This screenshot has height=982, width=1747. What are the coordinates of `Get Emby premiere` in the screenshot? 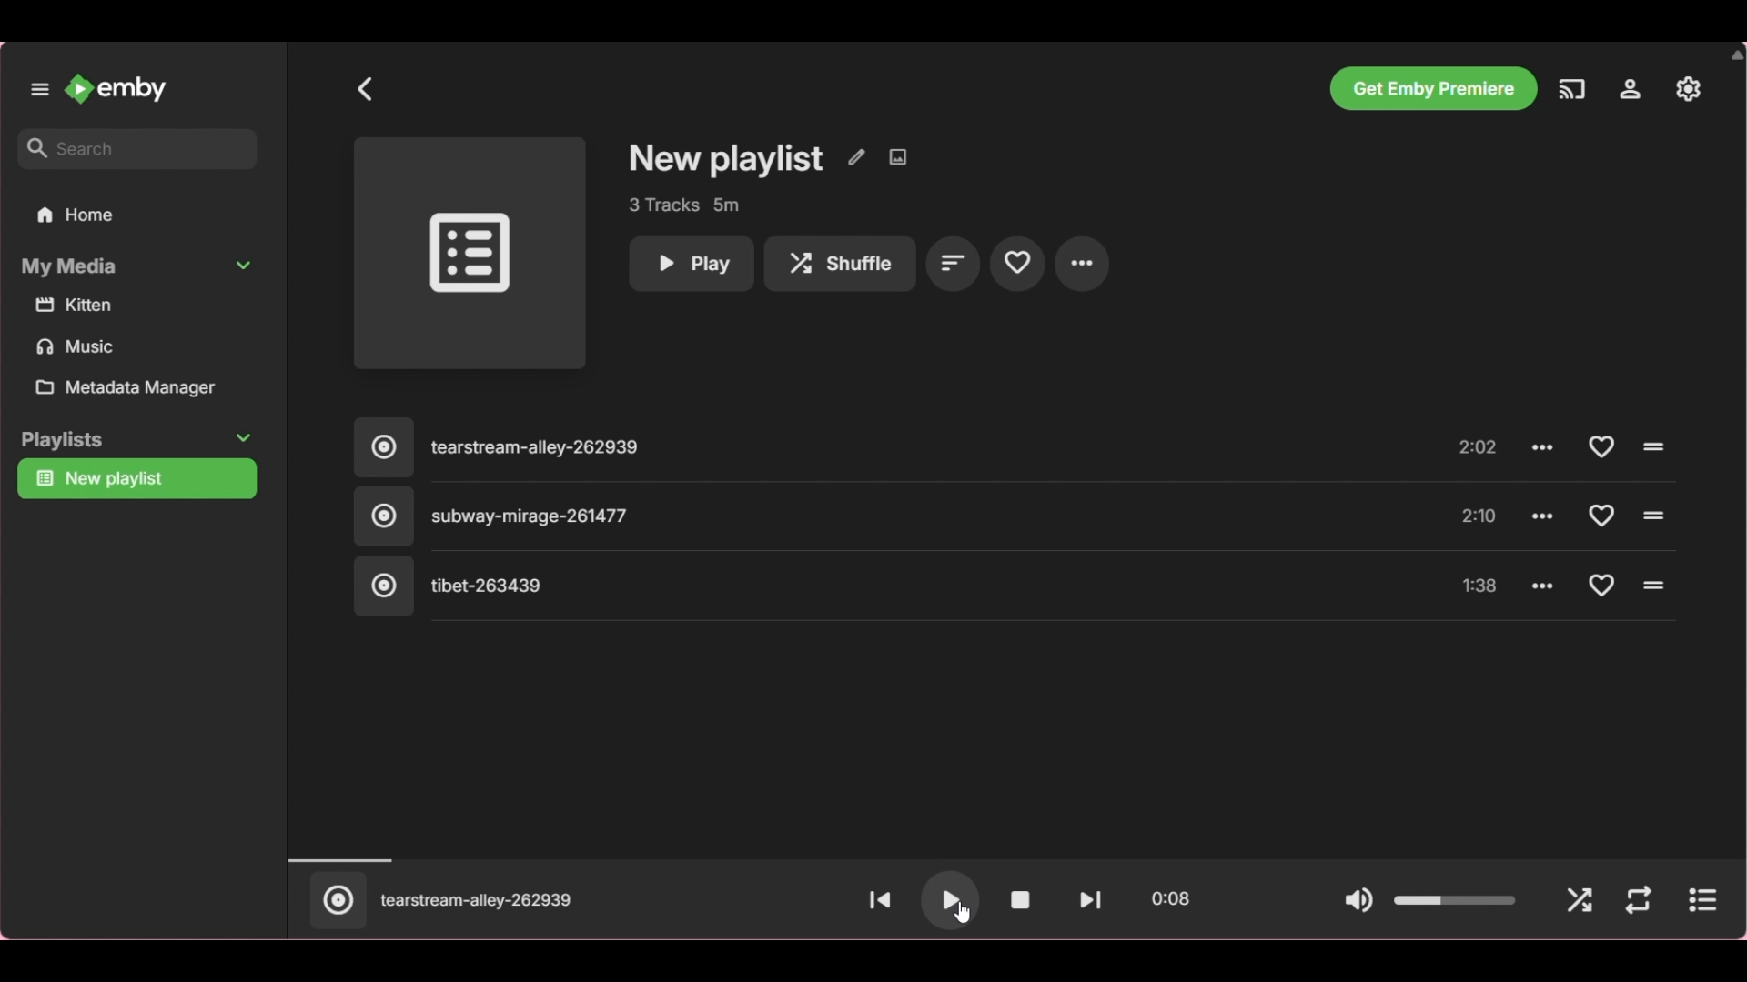 It's located at (1432, 88).